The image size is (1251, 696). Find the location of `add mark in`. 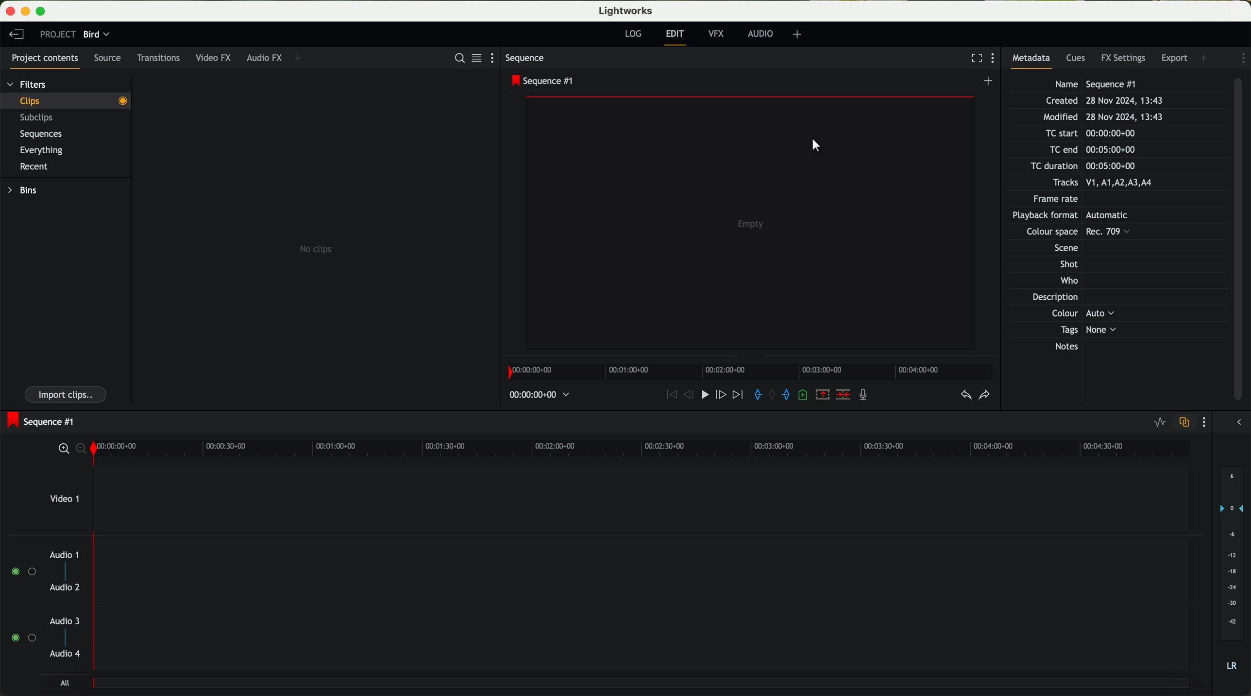

add mark in is located at coordinates (757, 396).